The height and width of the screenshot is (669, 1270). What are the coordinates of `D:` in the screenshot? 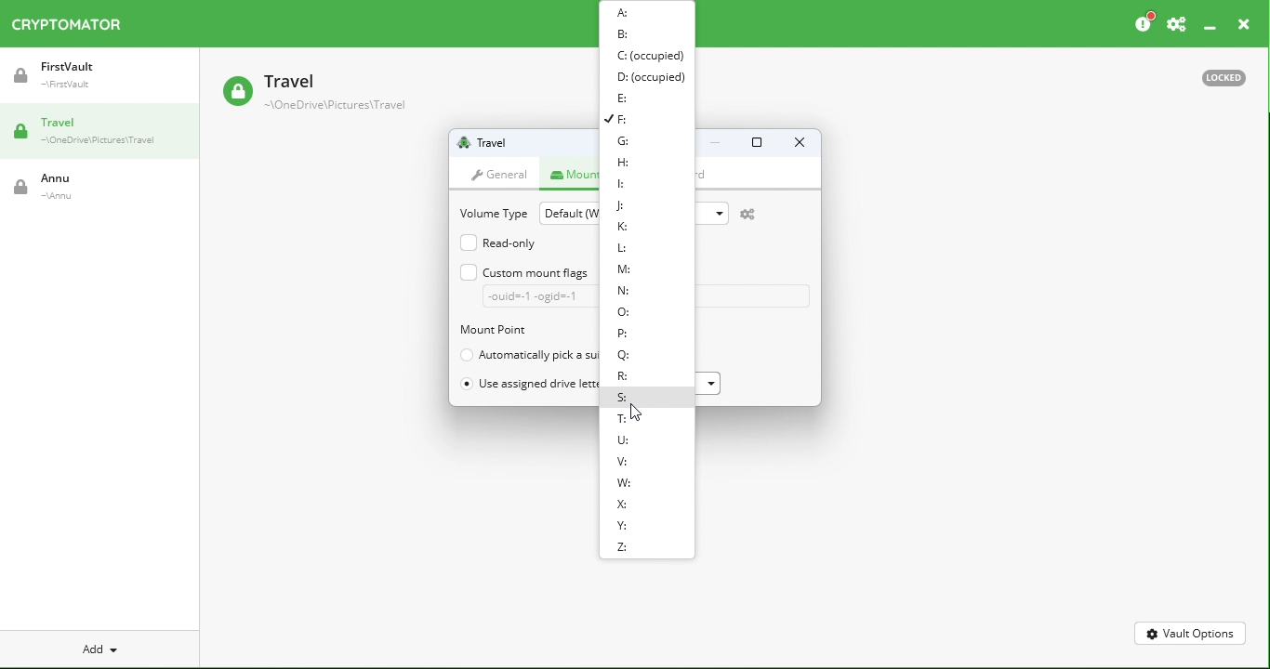 It's located at (648, 76).